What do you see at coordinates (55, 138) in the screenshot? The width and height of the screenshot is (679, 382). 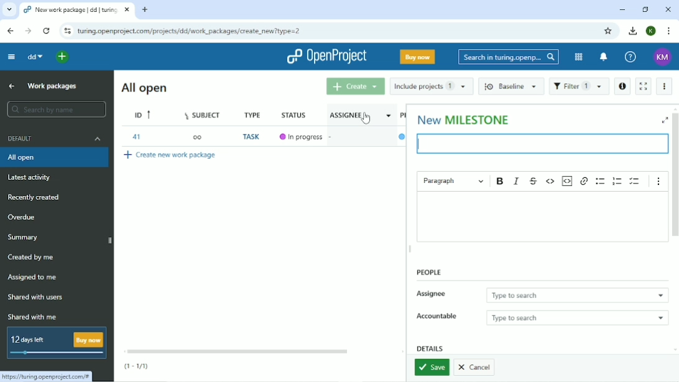 I see `Default` at bounding box center [55, 138].